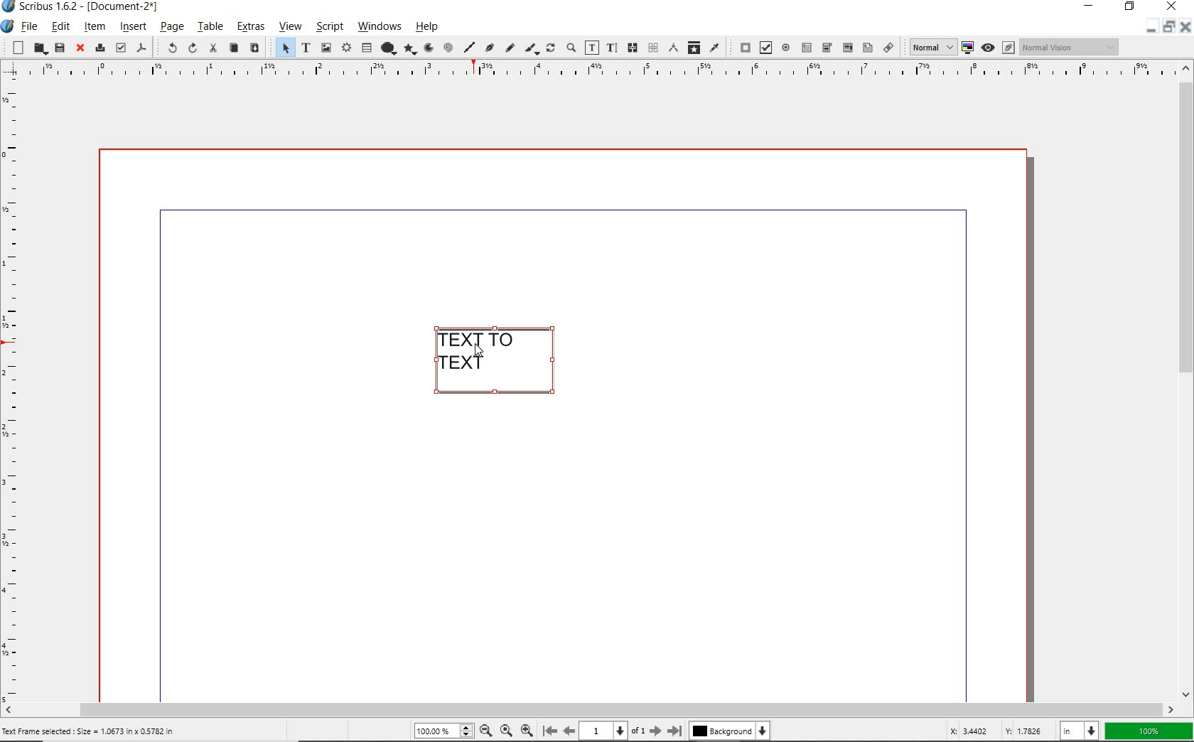 The height and width of the screenshot is (742, 1194). What do you see at coordinates (887, 47) in the screenshot?
I see `link annotation` at bounding box center [887, 47].